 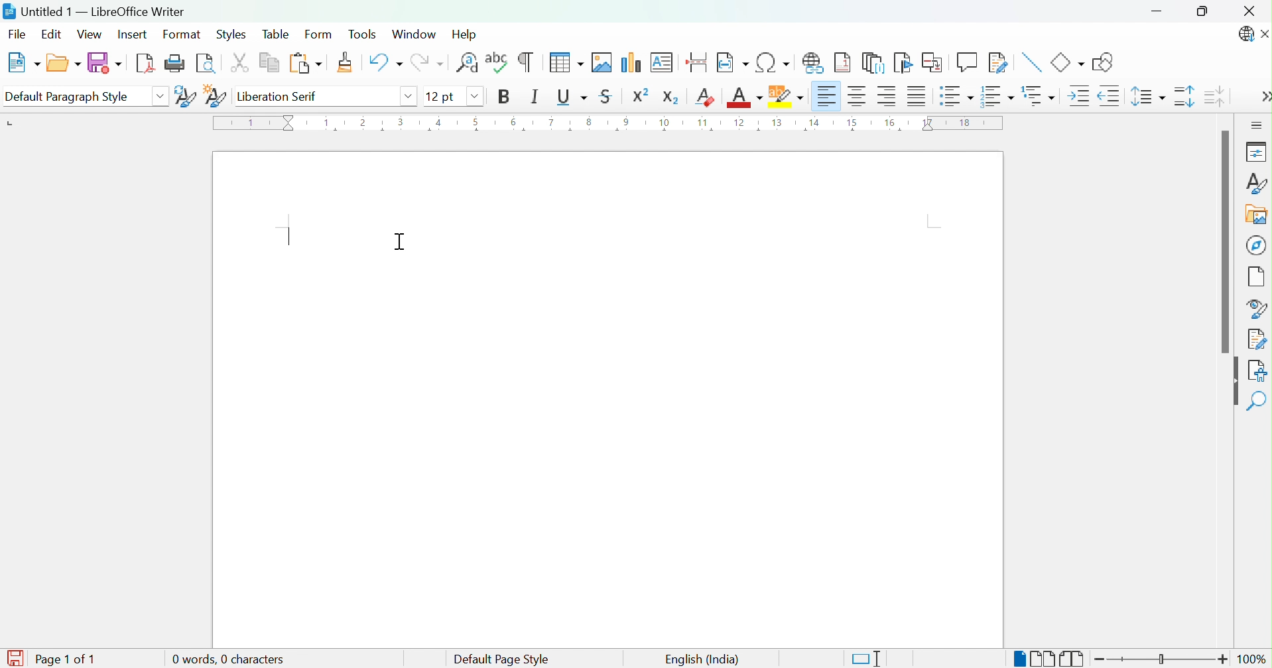 What do you see at coordinates (1243, 36) in the screenshot?
I see `LibreOffice Update Available` at bounding box center [1243, 36].